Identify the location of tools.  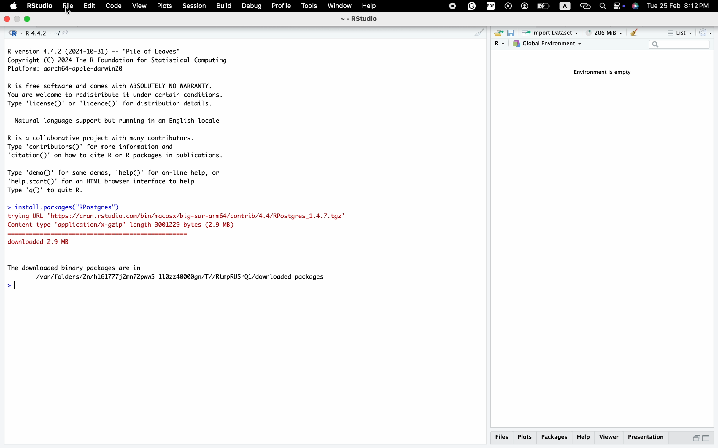
(310, 6).